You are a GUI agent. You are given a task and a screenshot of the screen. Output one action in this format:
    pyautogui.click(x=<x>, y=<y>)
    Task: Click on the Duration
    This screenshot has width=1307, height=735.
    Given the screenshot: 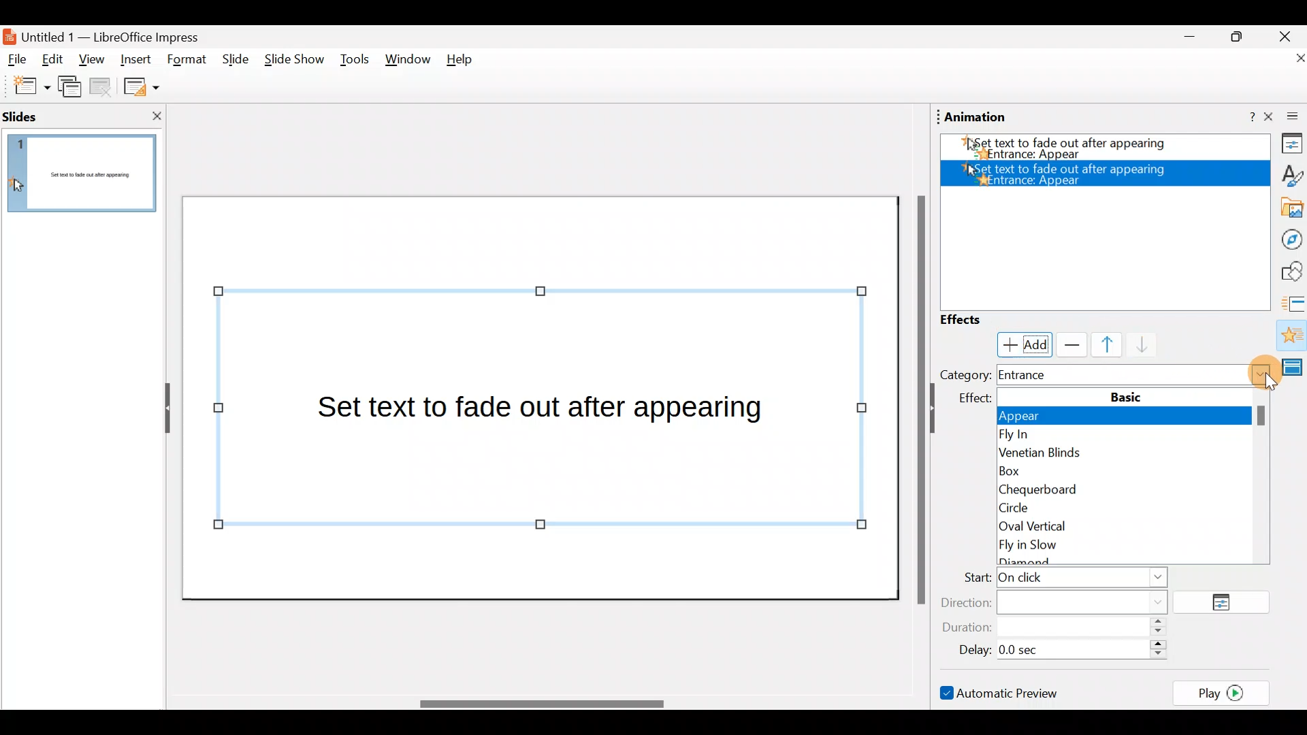 What is the action you would take?
    pyautogui.click(x=1059, y=628)
    